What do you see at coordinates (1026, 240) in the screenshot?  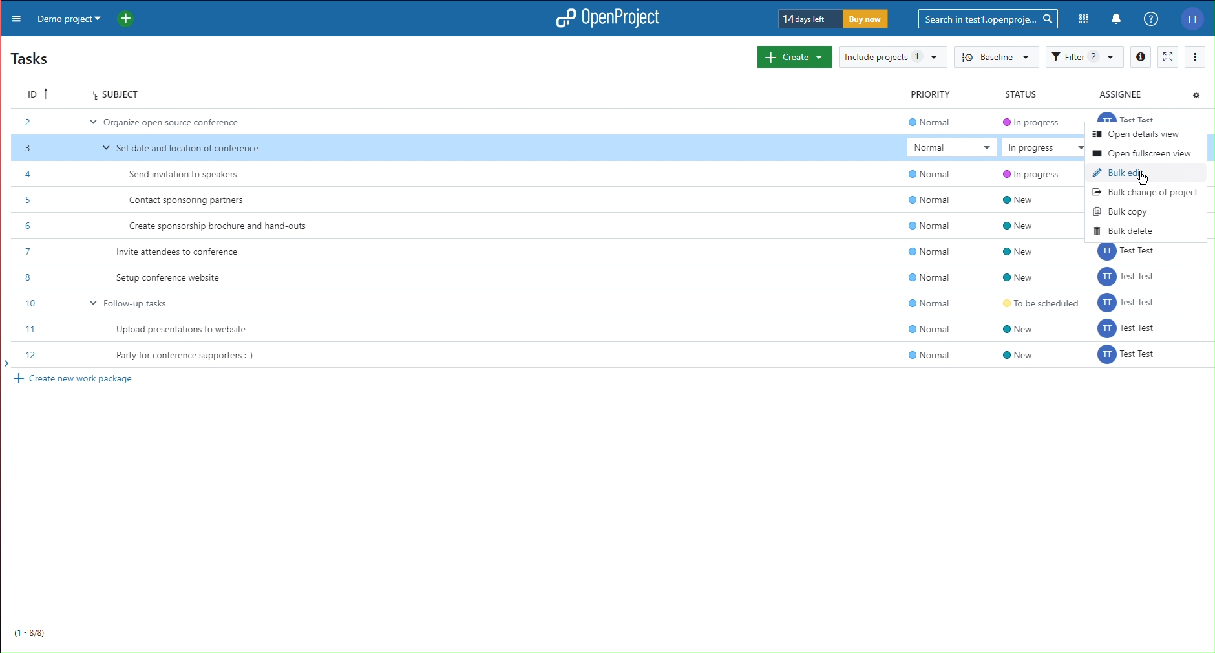 I see `new` at bounding box center [1026, 240].